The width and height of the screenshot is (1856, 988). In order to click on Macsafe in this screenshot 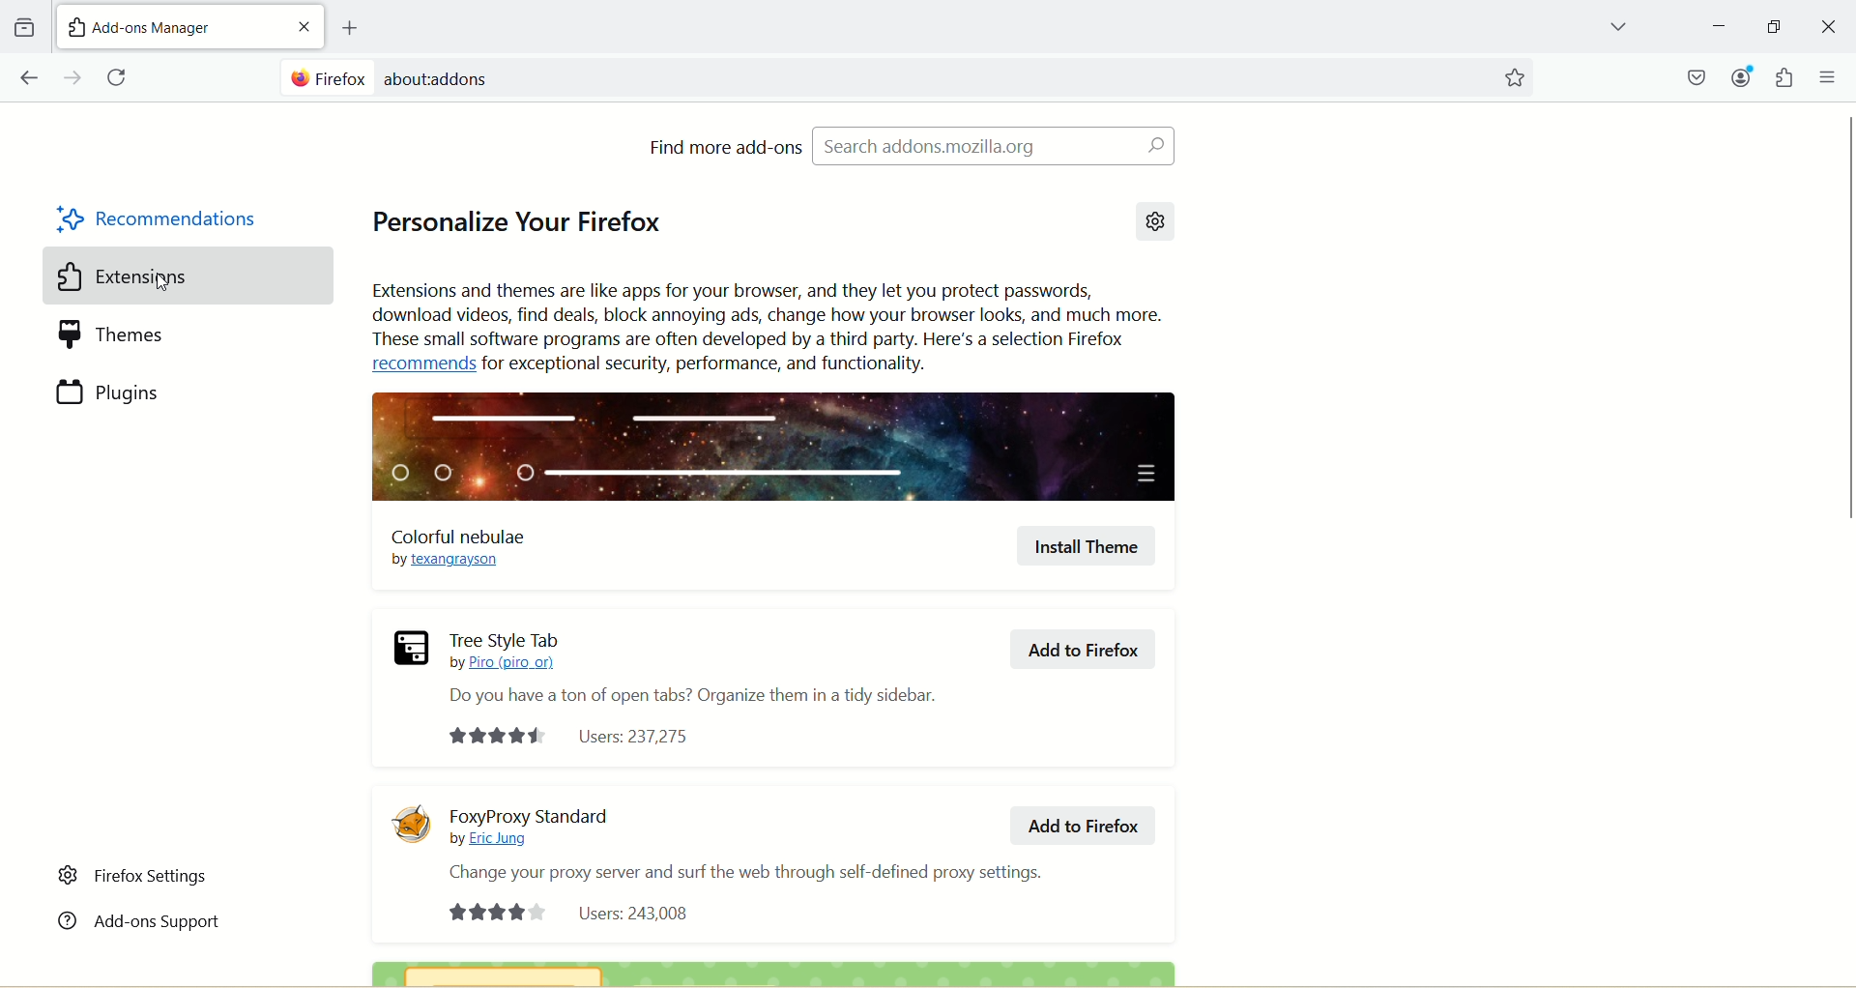, I will do `click(1698, 76)`.